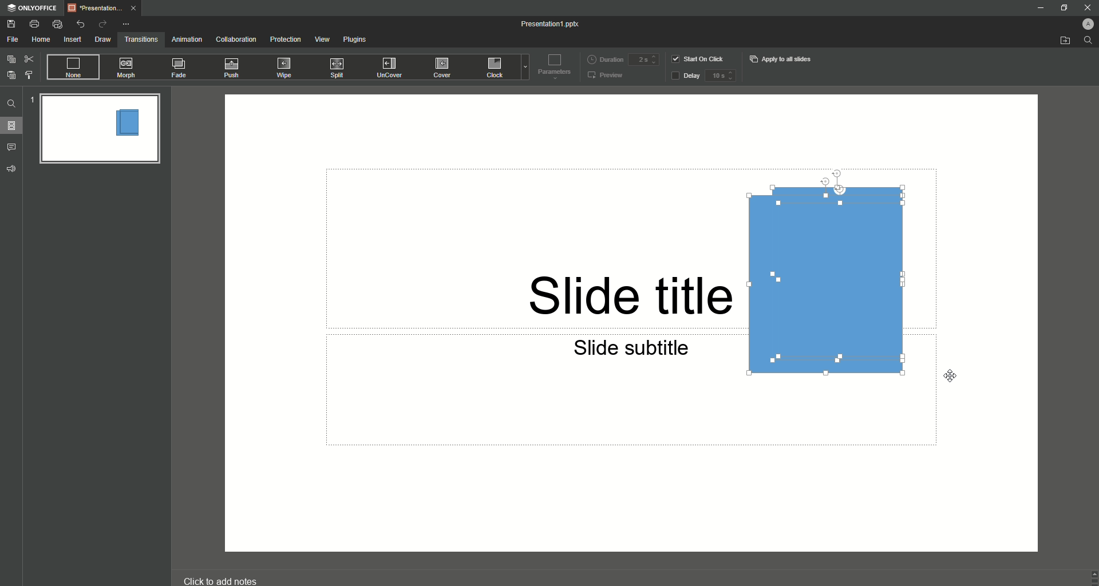  What do you see at coordinates (523, 69) in the screenshot?
I see `dropdown` at bounding box center [523, 69].